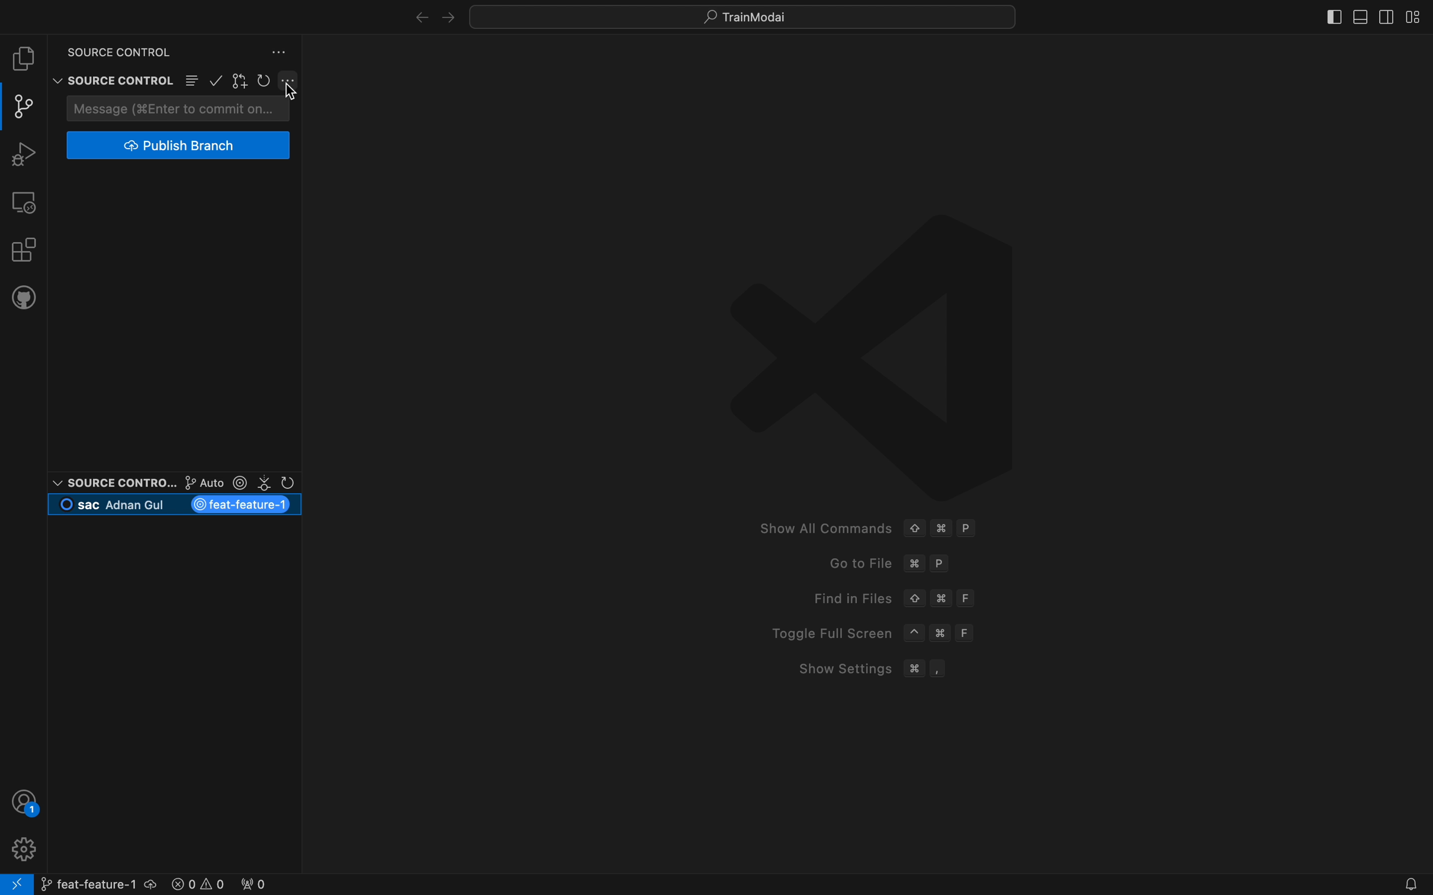 The height and width of the screenshot is (895, 1433). I want to click on Command, so click(914, 668).